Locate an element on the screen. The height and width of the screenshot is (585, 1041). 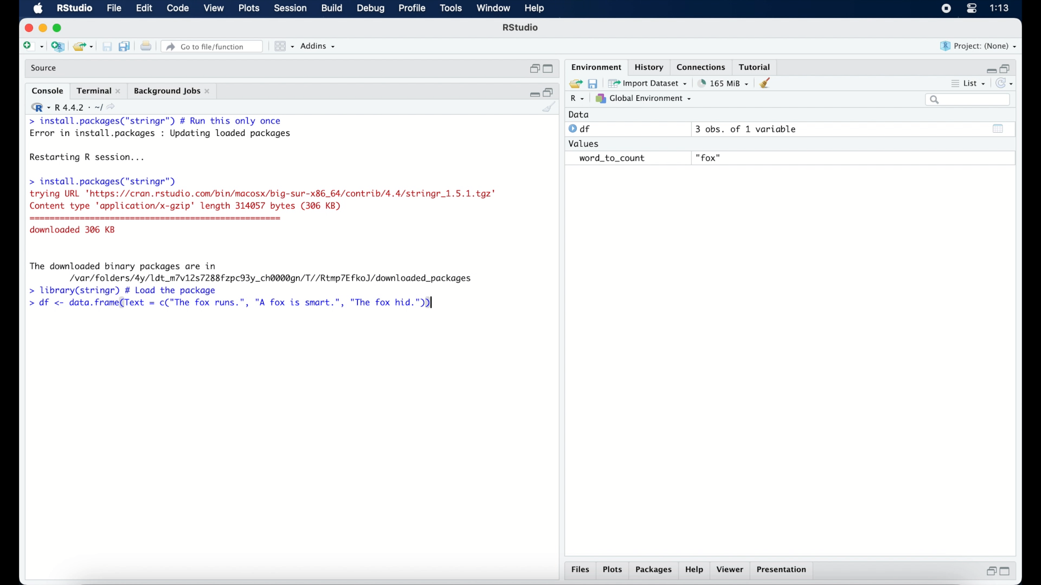
R is located at coordinates (578, 99).